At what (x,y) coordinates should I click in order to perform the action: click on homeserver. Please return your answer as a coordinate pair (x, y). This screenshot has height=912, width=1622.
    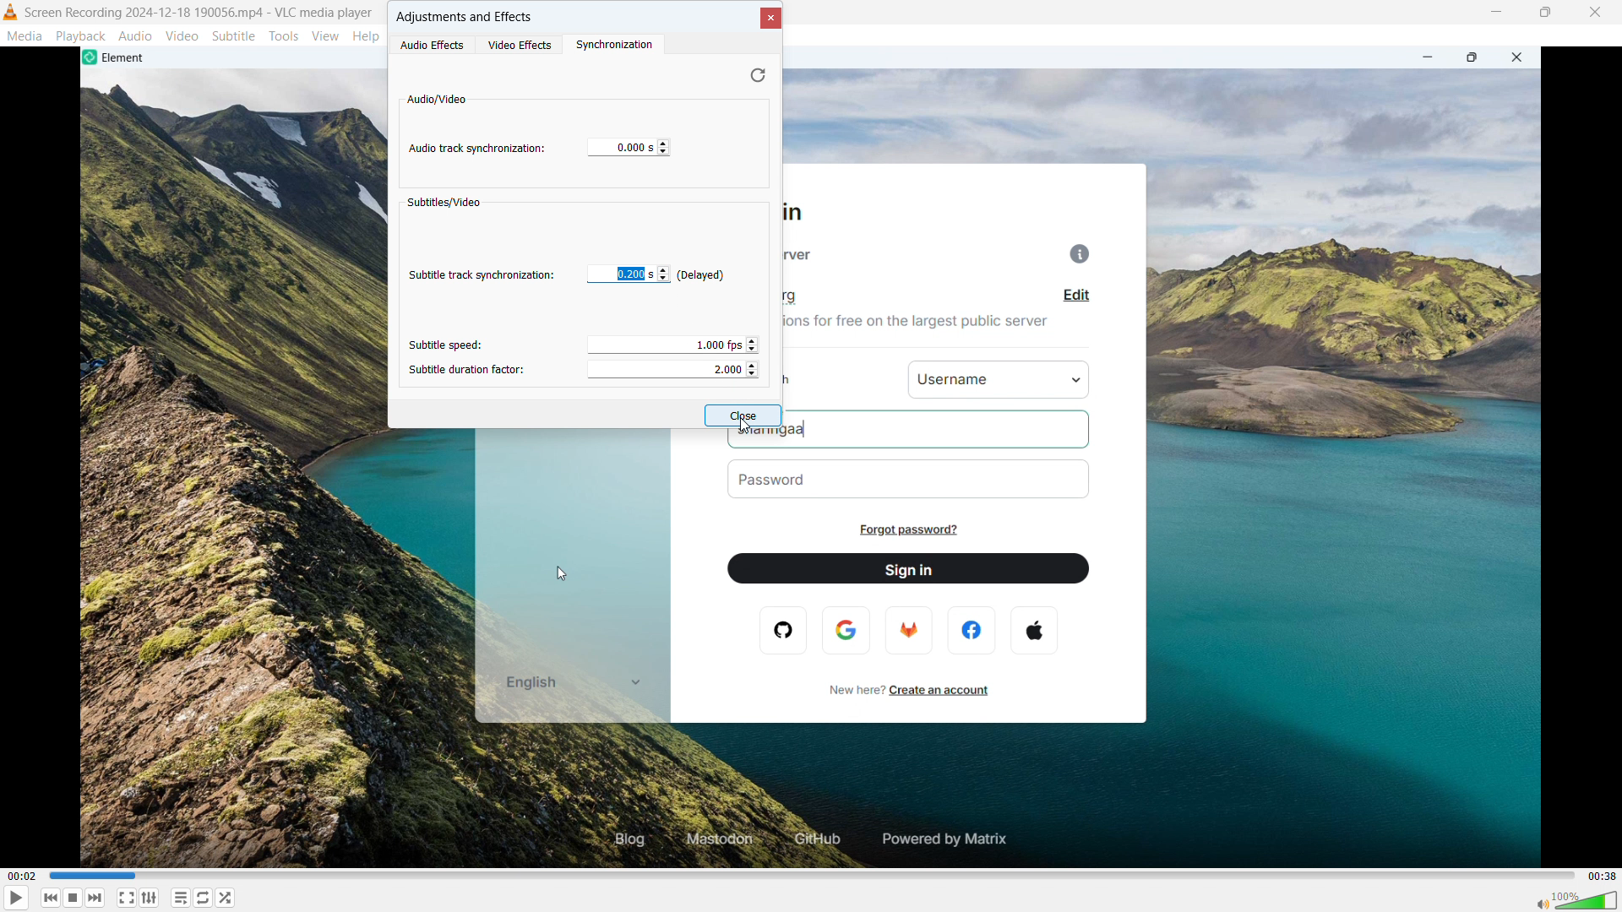
    Looking at the image, I should click on (808, 256).